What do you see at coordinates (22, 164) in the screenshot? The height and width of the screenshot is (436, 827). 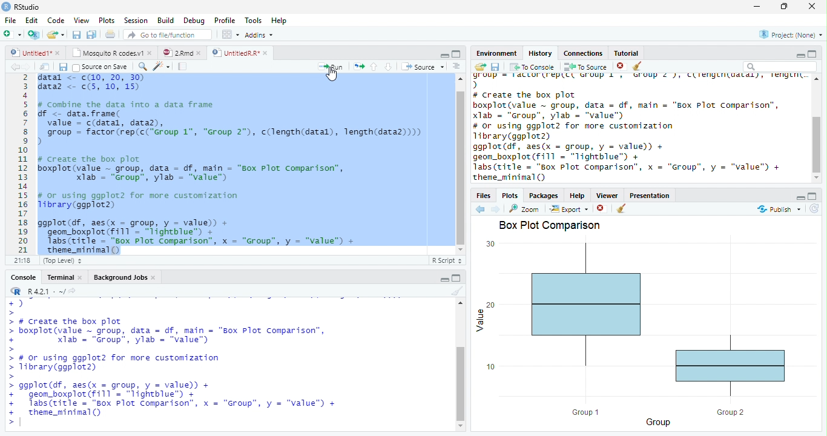 I see `Line numbers` at bounding box center [22, 164].